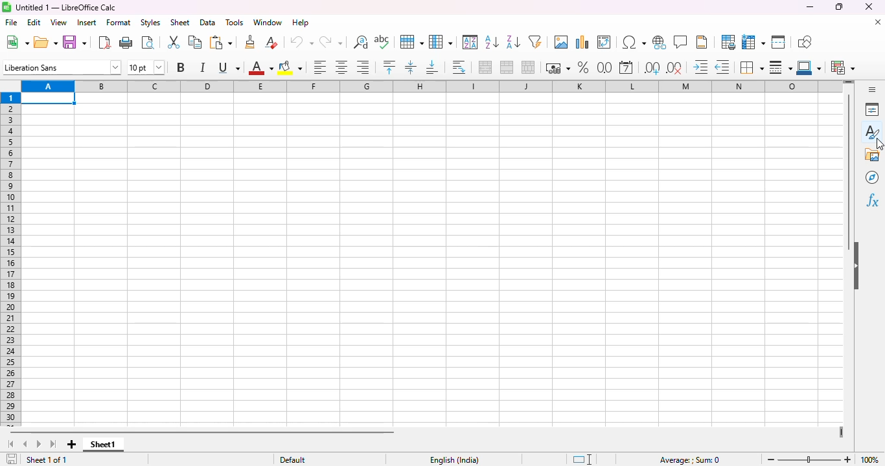 The width and height of the screenshot is (885, 466). Describe the element at coordinates (424, 86) in the screenshot. I see `columns` at that location.